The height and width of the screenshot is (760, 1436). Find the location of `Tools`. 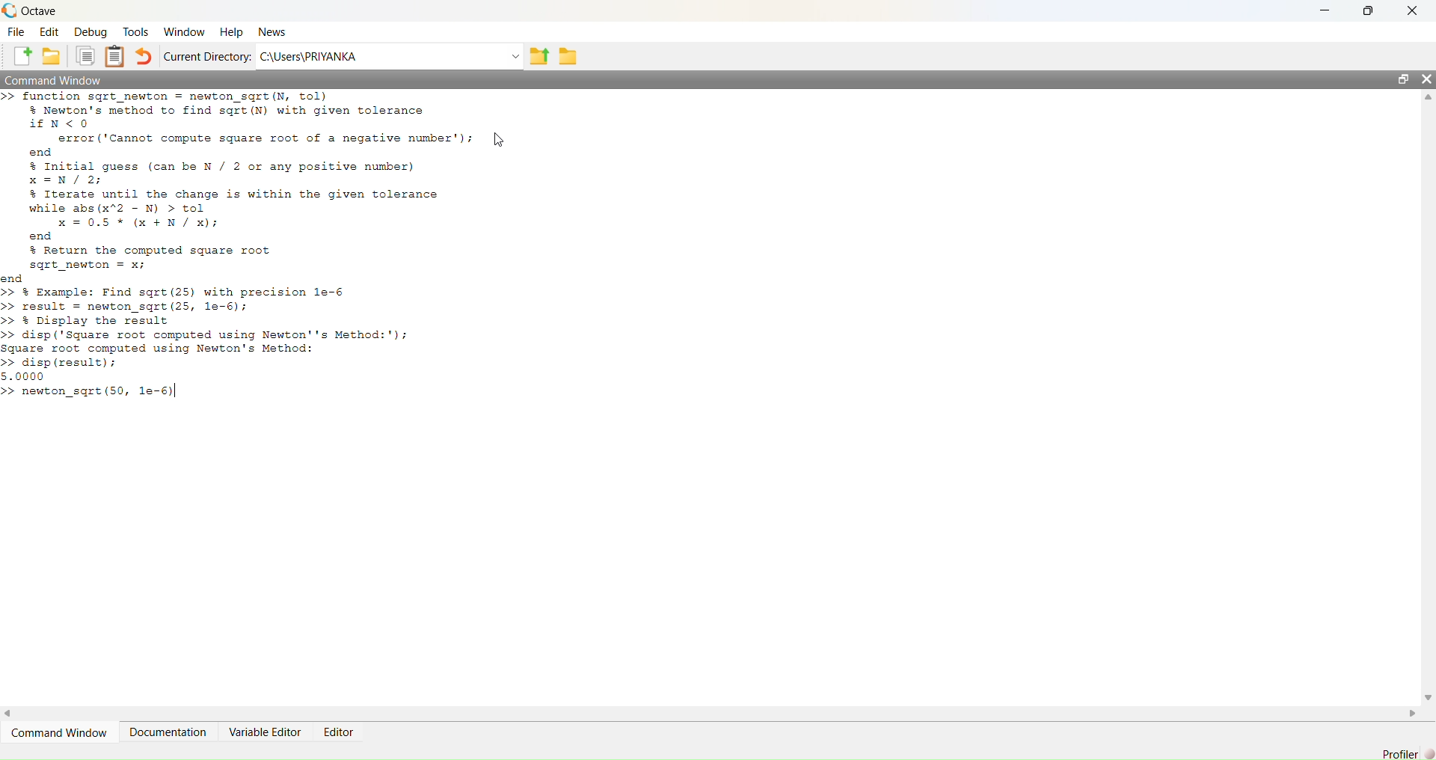

Tools is located at coordinates (135, 32).